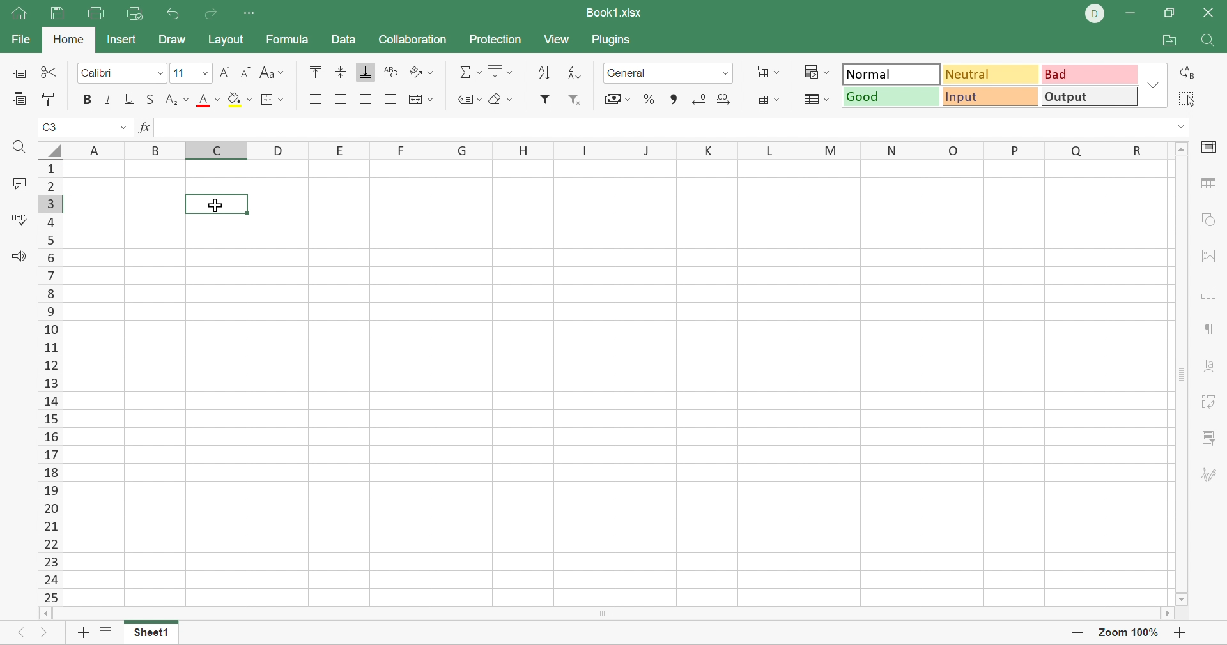 The width and height of the screenshot is (1227, 645). I want to click on Copy style, so click(49, 98).